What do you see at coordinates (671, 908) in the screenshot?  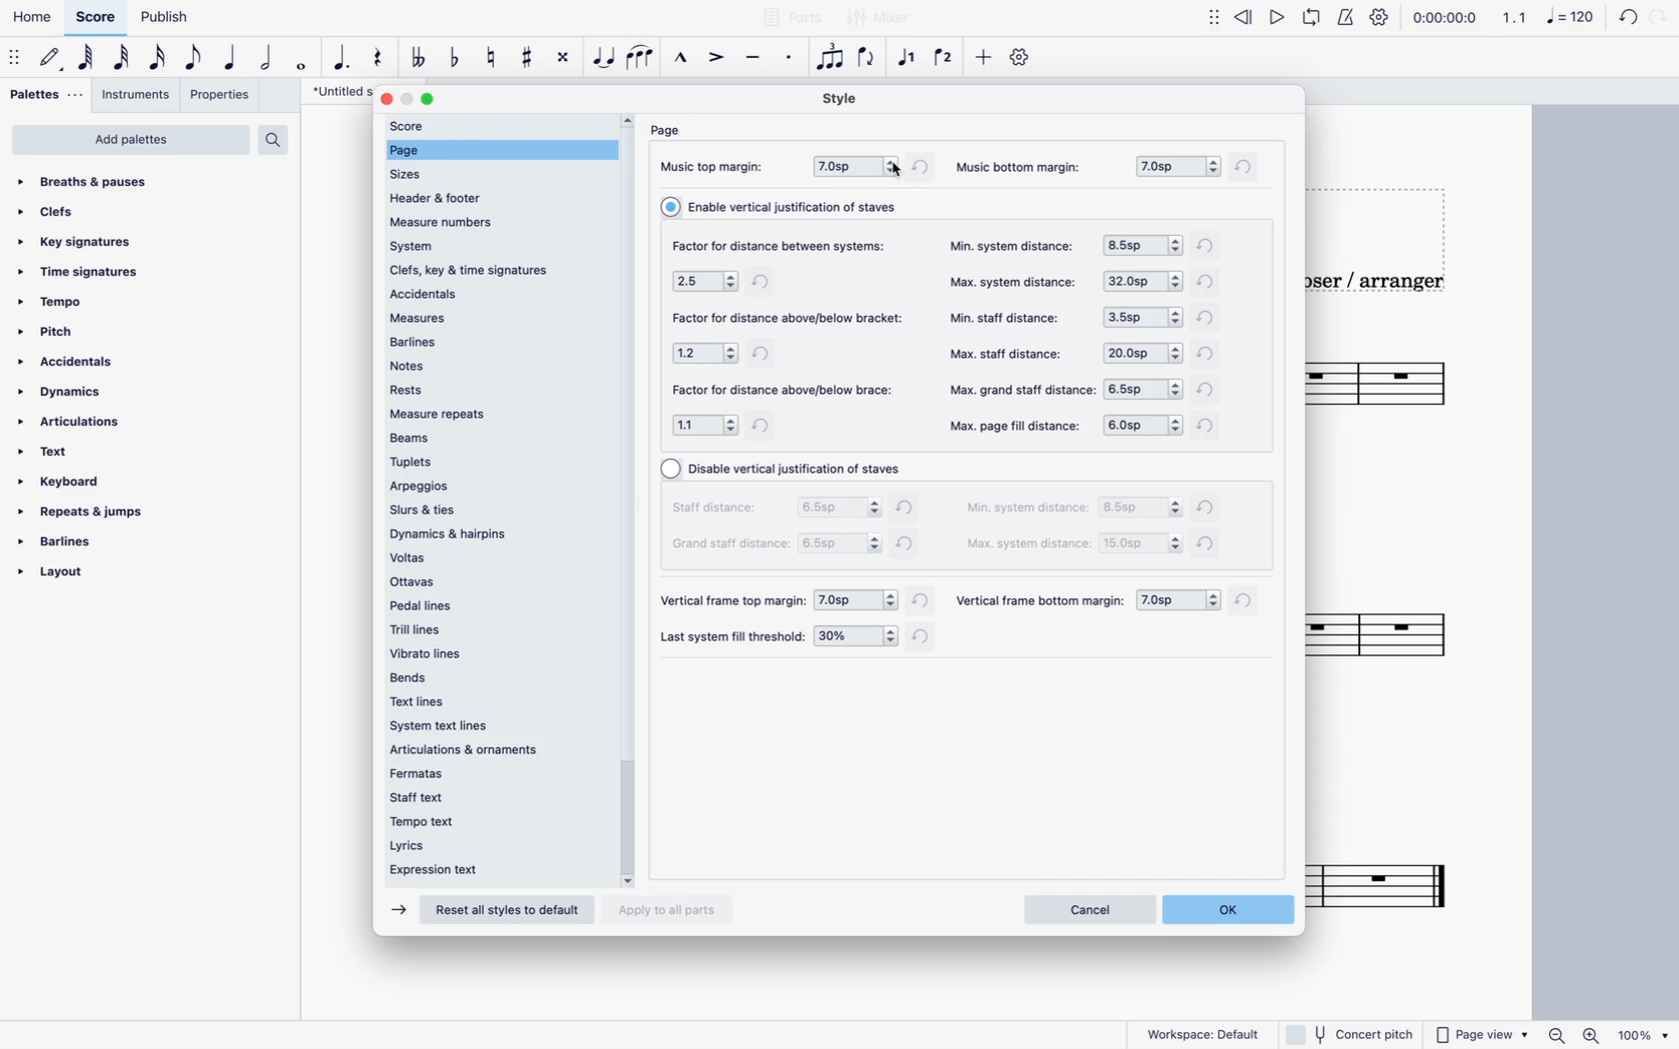 I see `apply to all parts` at bounding box center [671, 908].